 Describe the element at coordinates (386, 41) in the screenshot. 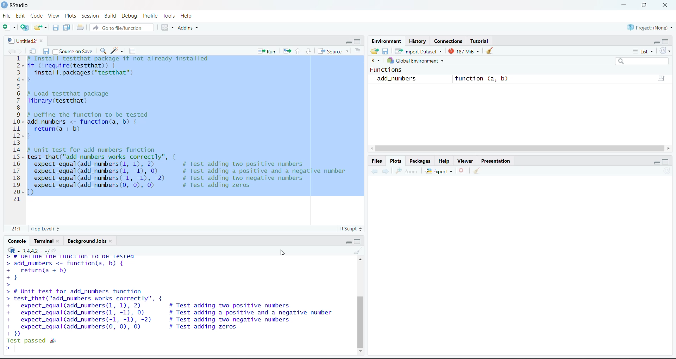

I see `Environment` at that location.